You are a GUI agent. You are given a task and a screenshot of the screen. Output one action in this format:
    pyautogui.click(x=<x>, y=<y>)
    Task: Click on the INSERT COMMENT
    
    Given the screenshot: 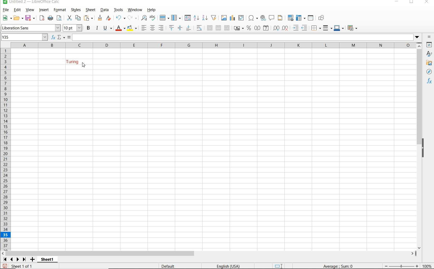 What is the action you would take?
    pyautogui.click(x=272, y=18)
    